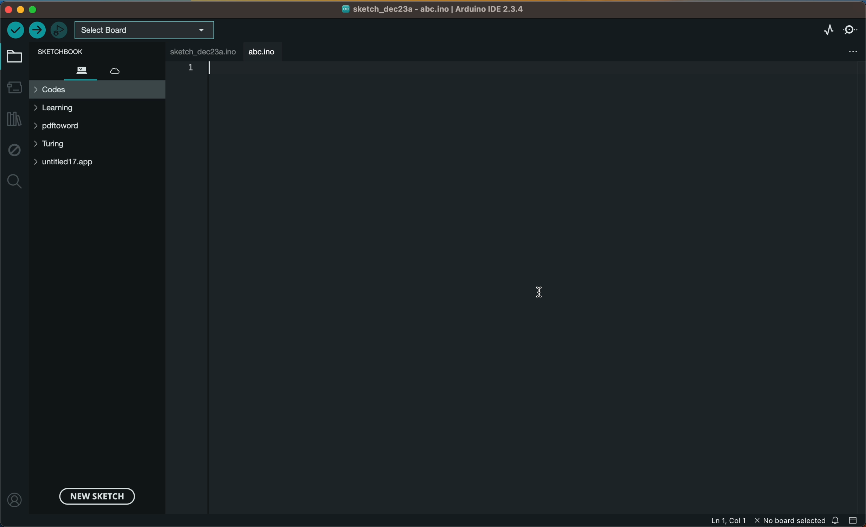 The image size is (866, 527). What do you see at coordinates (851, 29) in the screenshot?
I see `serial monitor` at bounding box center [851, 29].